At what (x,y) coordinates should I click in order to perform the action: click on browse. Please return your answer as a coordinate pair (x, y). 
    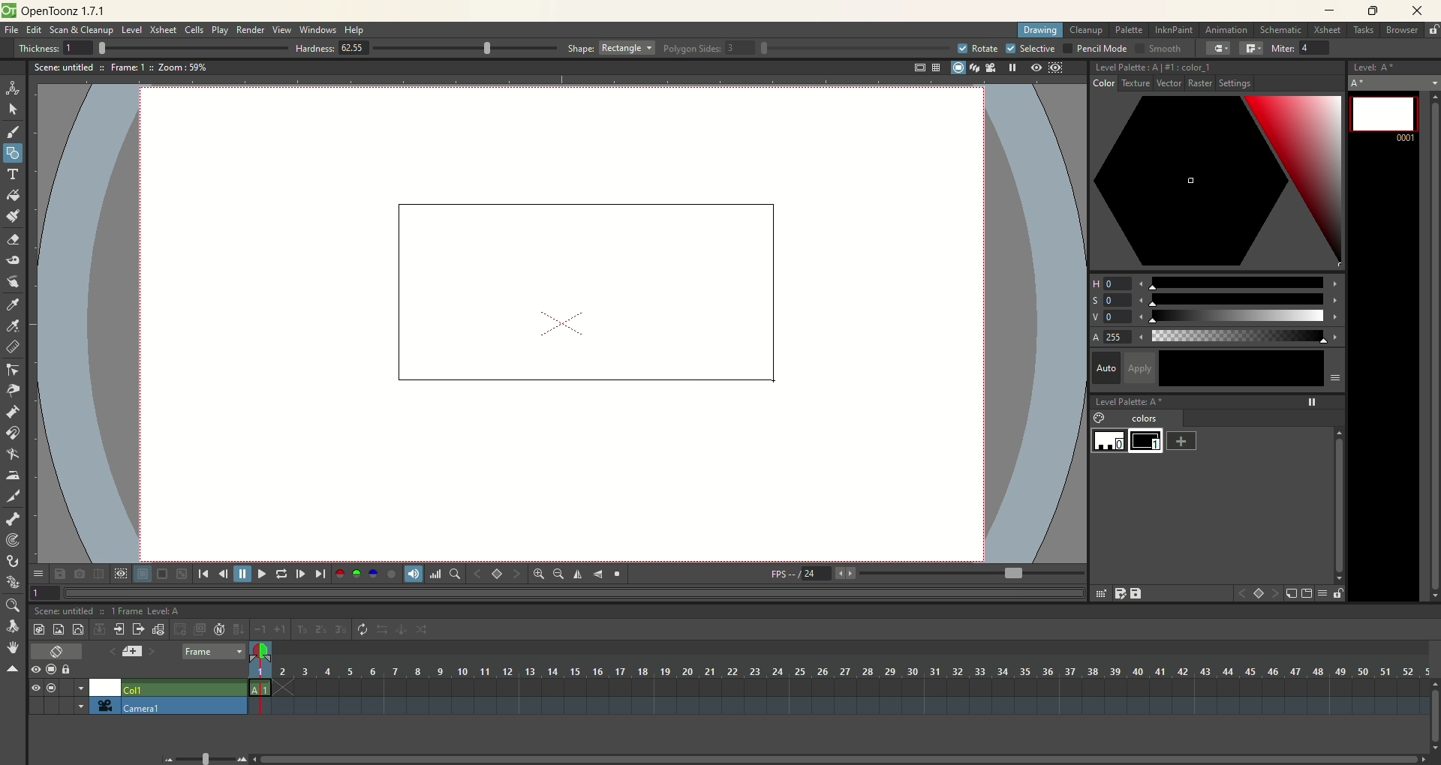
    Looking at the image, I should click on (1403, 31).